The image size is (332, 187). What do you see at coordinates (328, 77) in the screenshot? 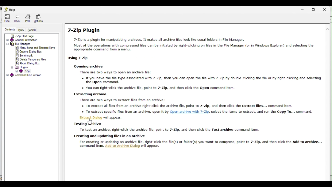
I see `scroll bar` at bounding box center [328, 77].